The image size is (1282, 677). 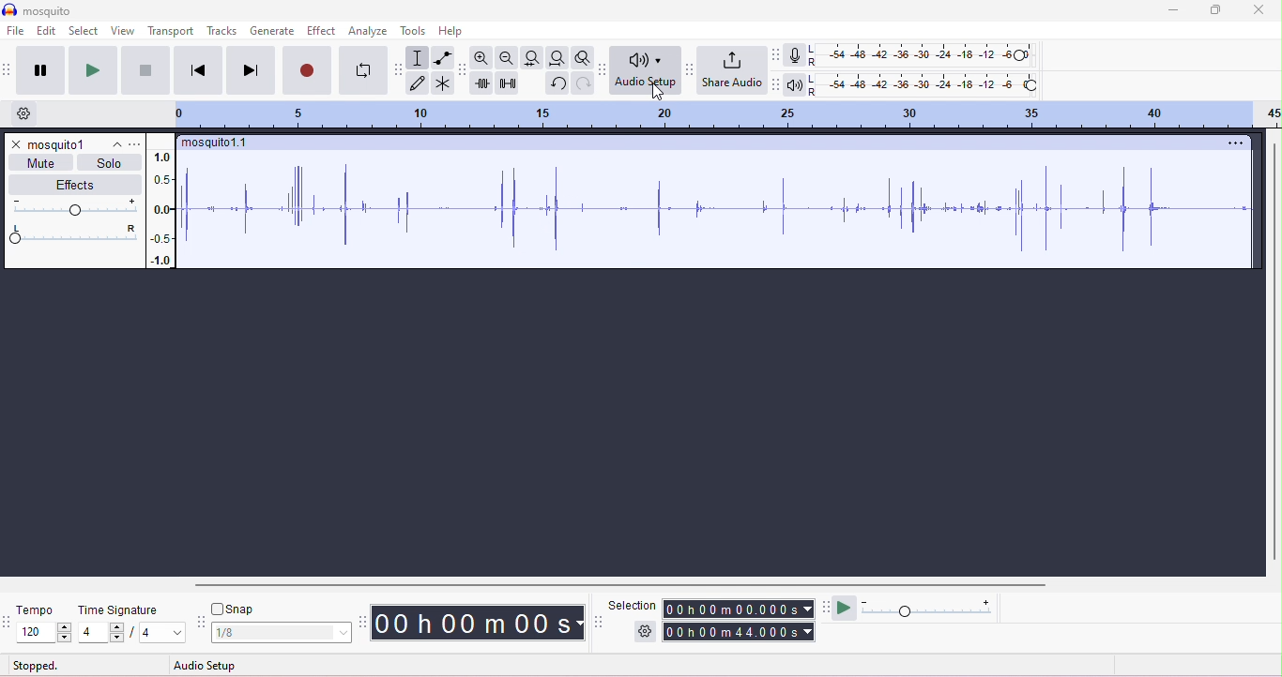 What do you see at coordinates (198, 69) in the screenshot?
I see `previous` at bounding box center [198, 69].